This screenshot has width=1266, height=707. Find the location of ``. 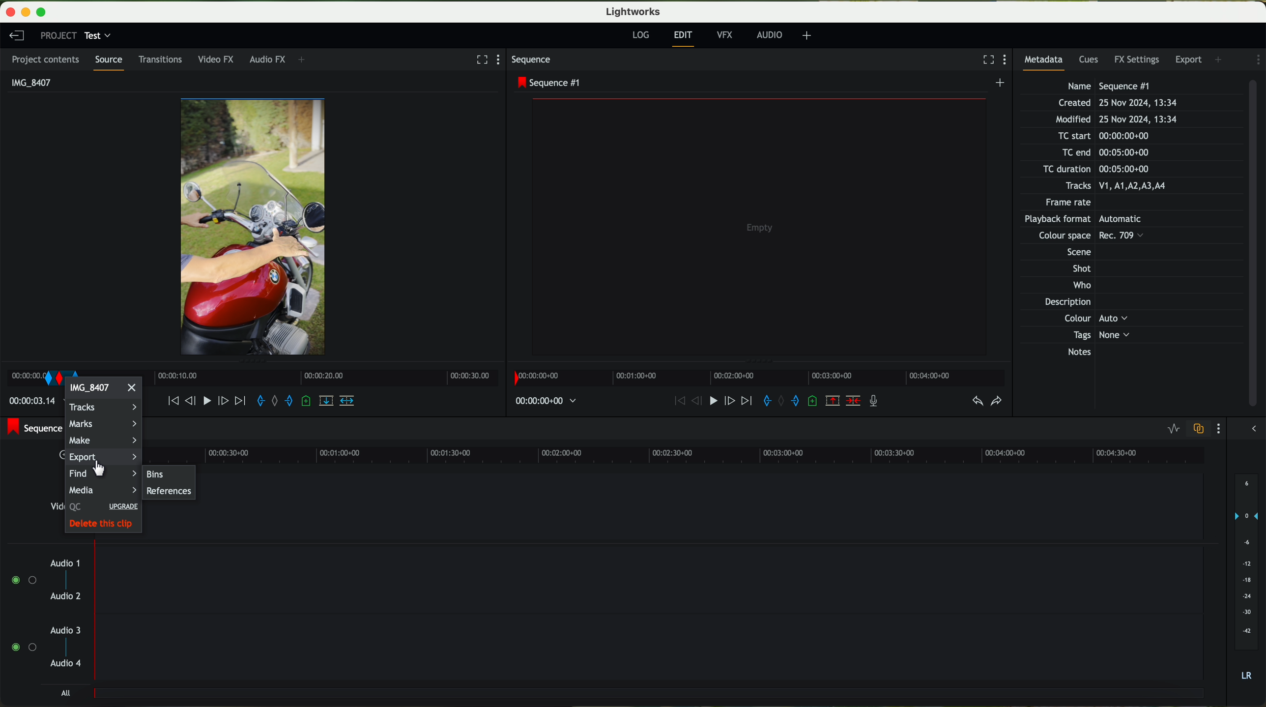

 is located at coordinates (1092, 220).